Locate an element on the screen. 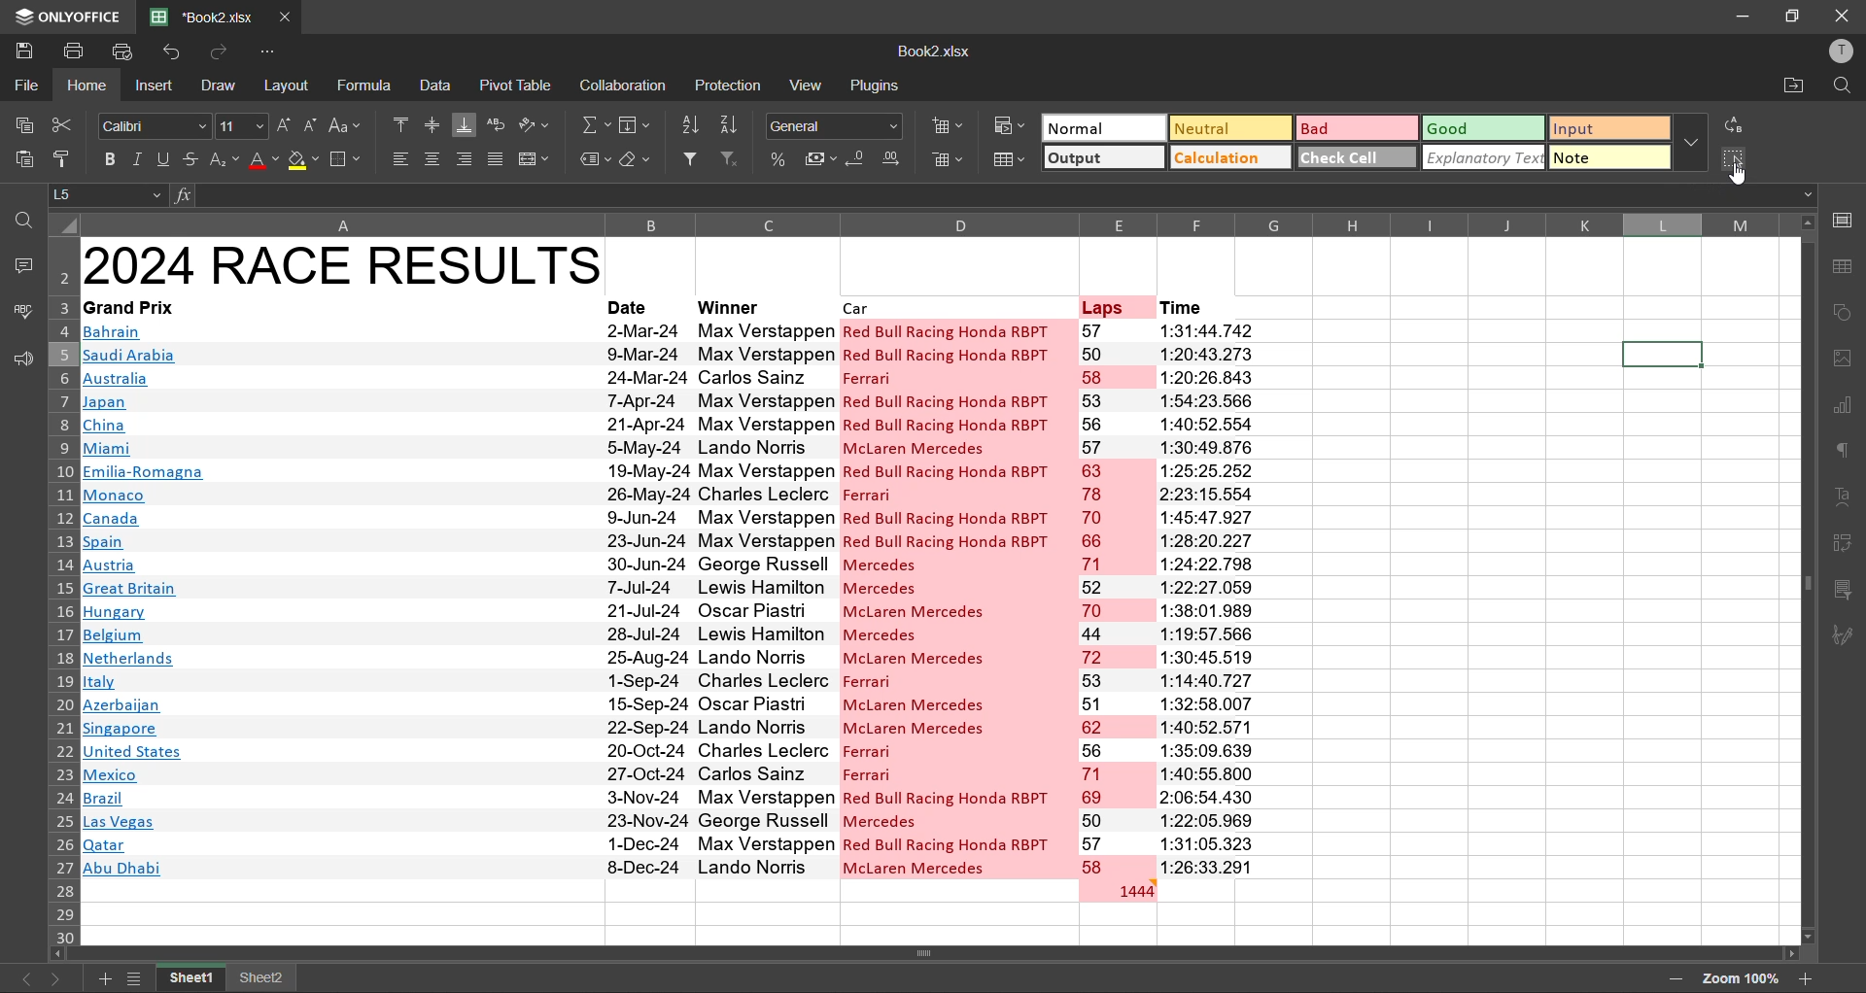 Image resolution: width=1866 pixels, height=993 pixels. explanatory text is located at coordinates (1484, 158).